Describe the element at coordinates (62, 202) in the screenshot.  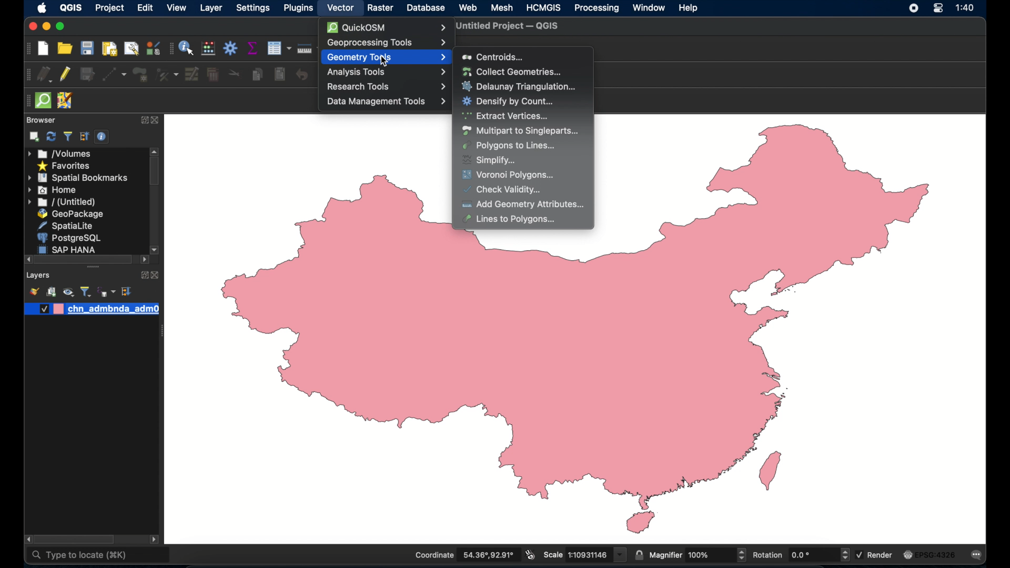
I see `untitled menu` at that location.